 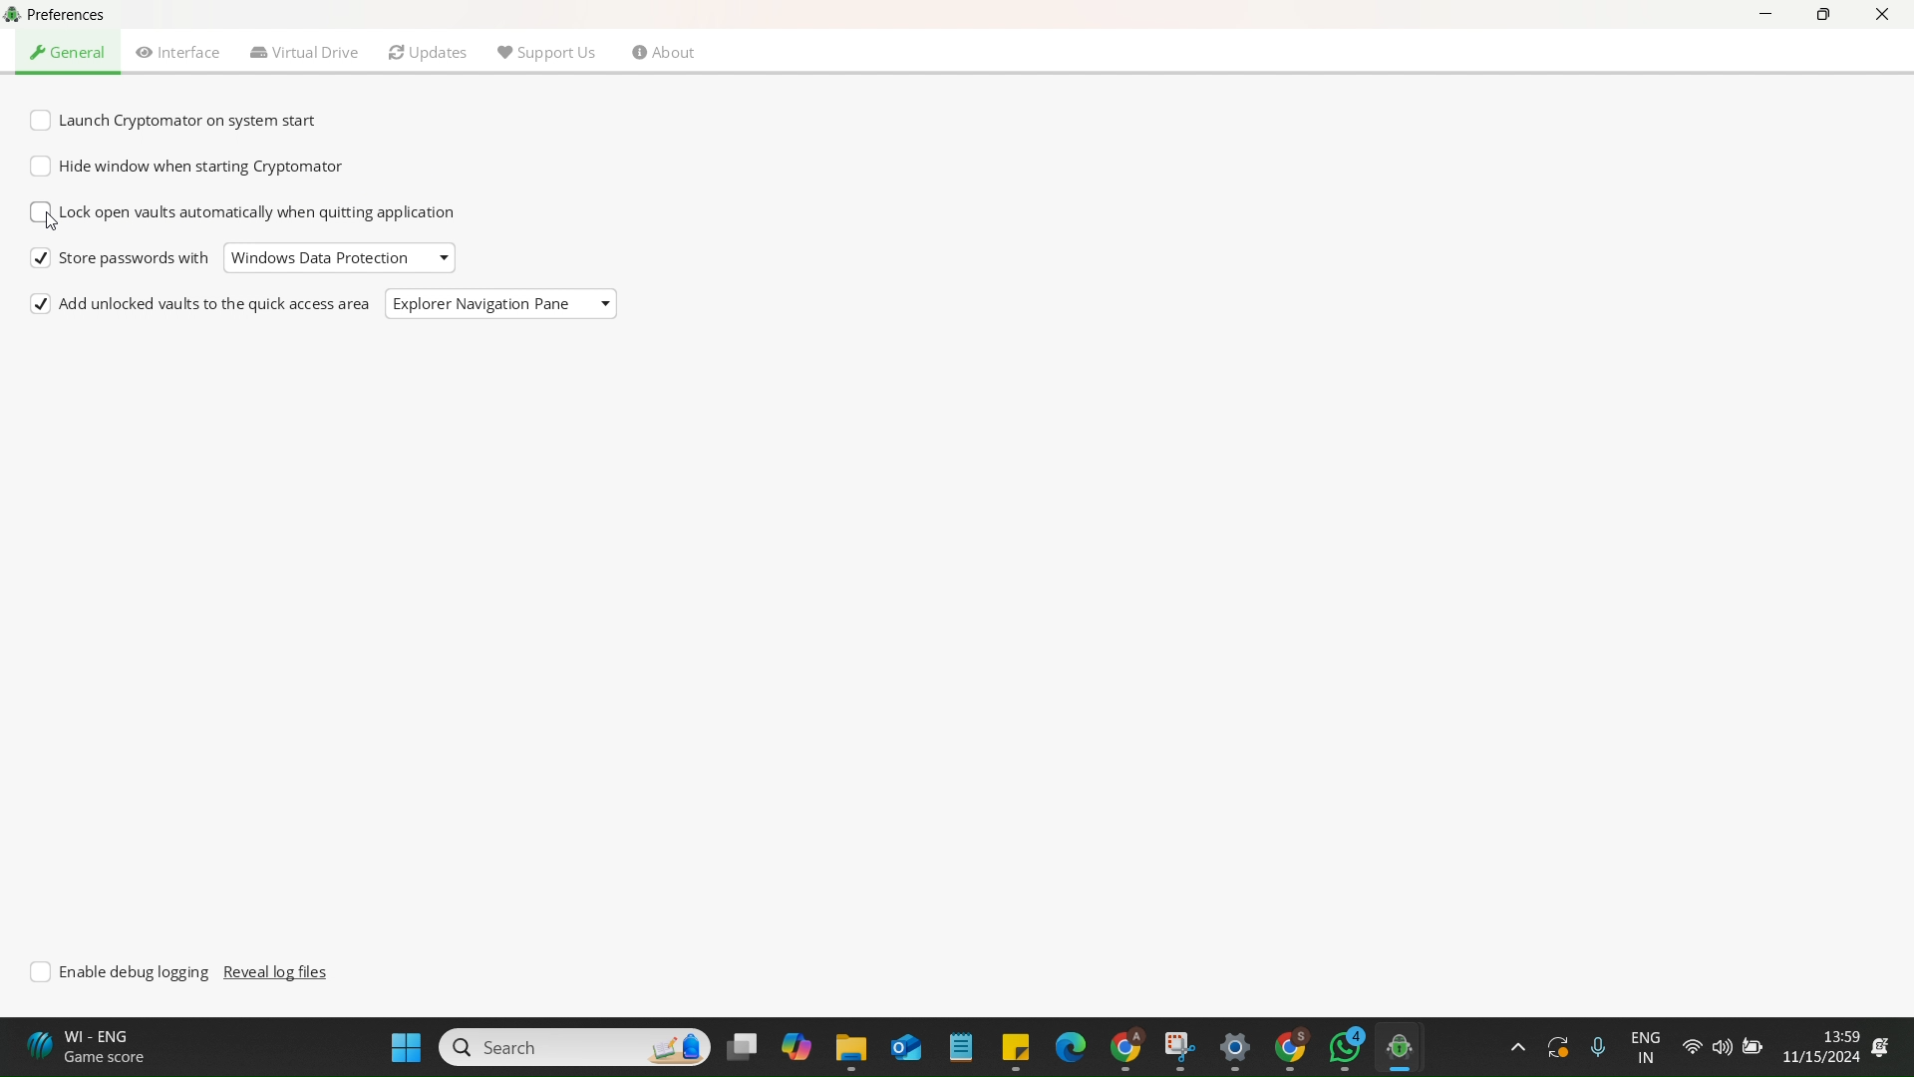 What do you see at coordinates (741, 1045) in the screenshot?
I see `Multiple Window` at bounding box center [741, 1045].